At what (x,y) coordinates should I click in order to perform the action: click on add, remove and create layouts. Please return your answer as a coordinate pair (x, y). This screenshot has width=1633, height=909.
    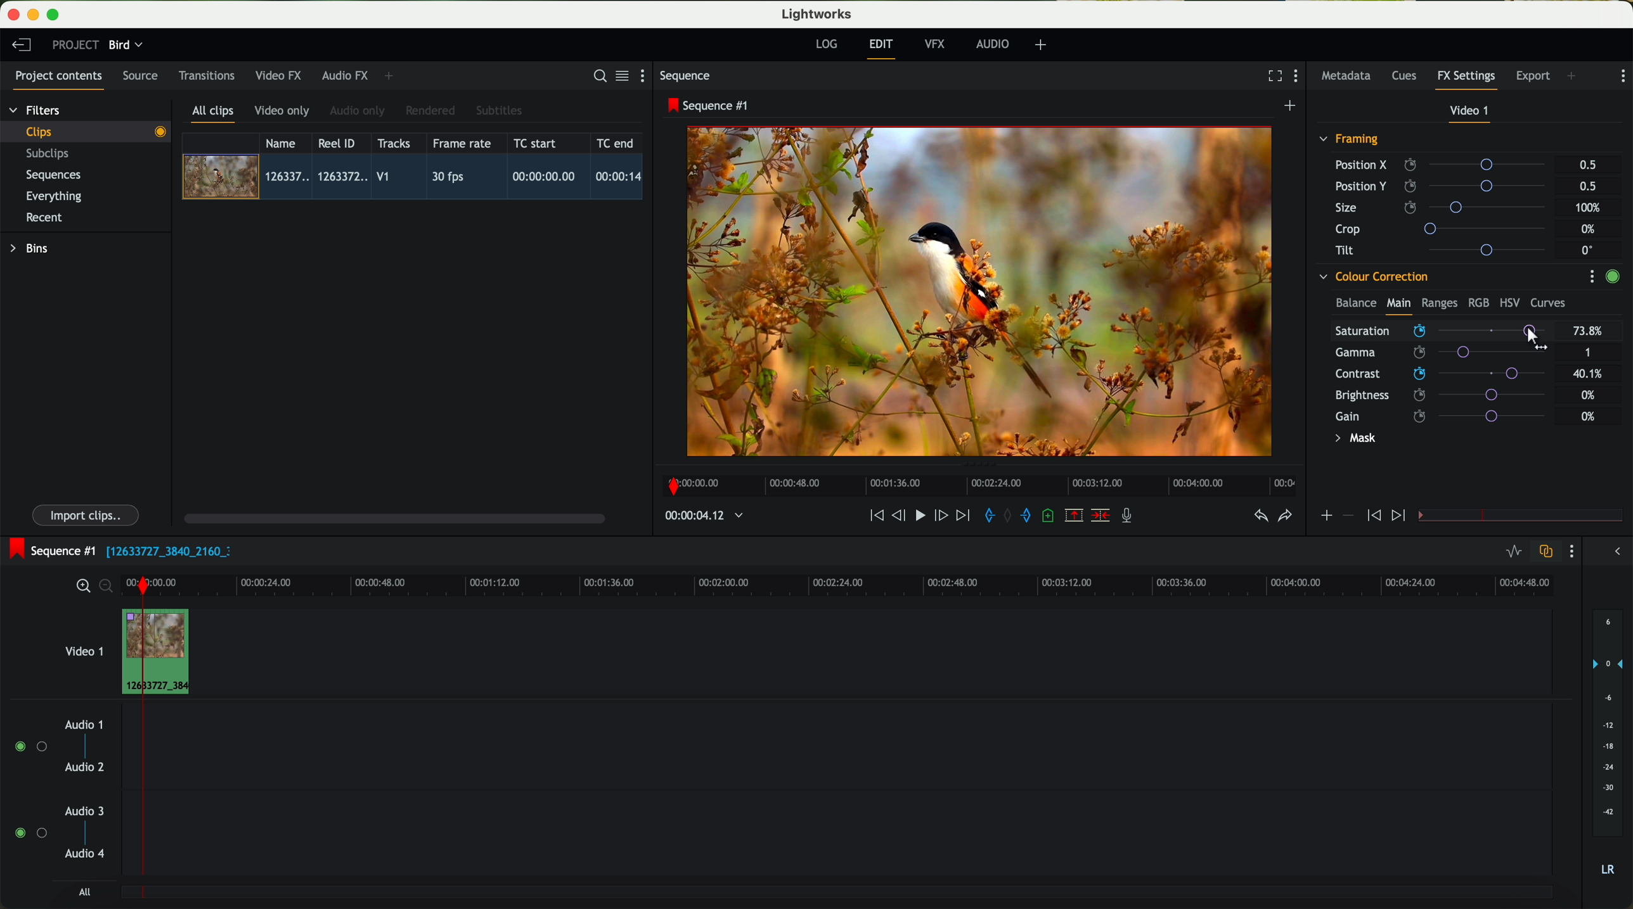
    Looking at the image, I should click on (1043, 45).